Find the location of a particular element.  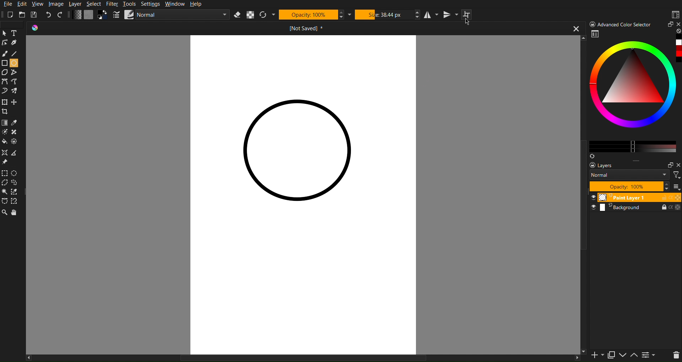

Redo is located at coordinates (60, 15).